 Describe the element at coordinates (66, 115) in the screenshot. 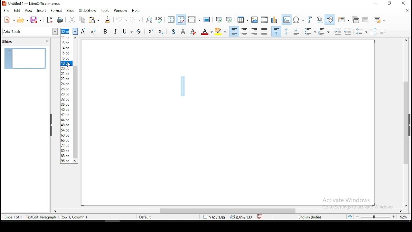

I see `12` at that location.